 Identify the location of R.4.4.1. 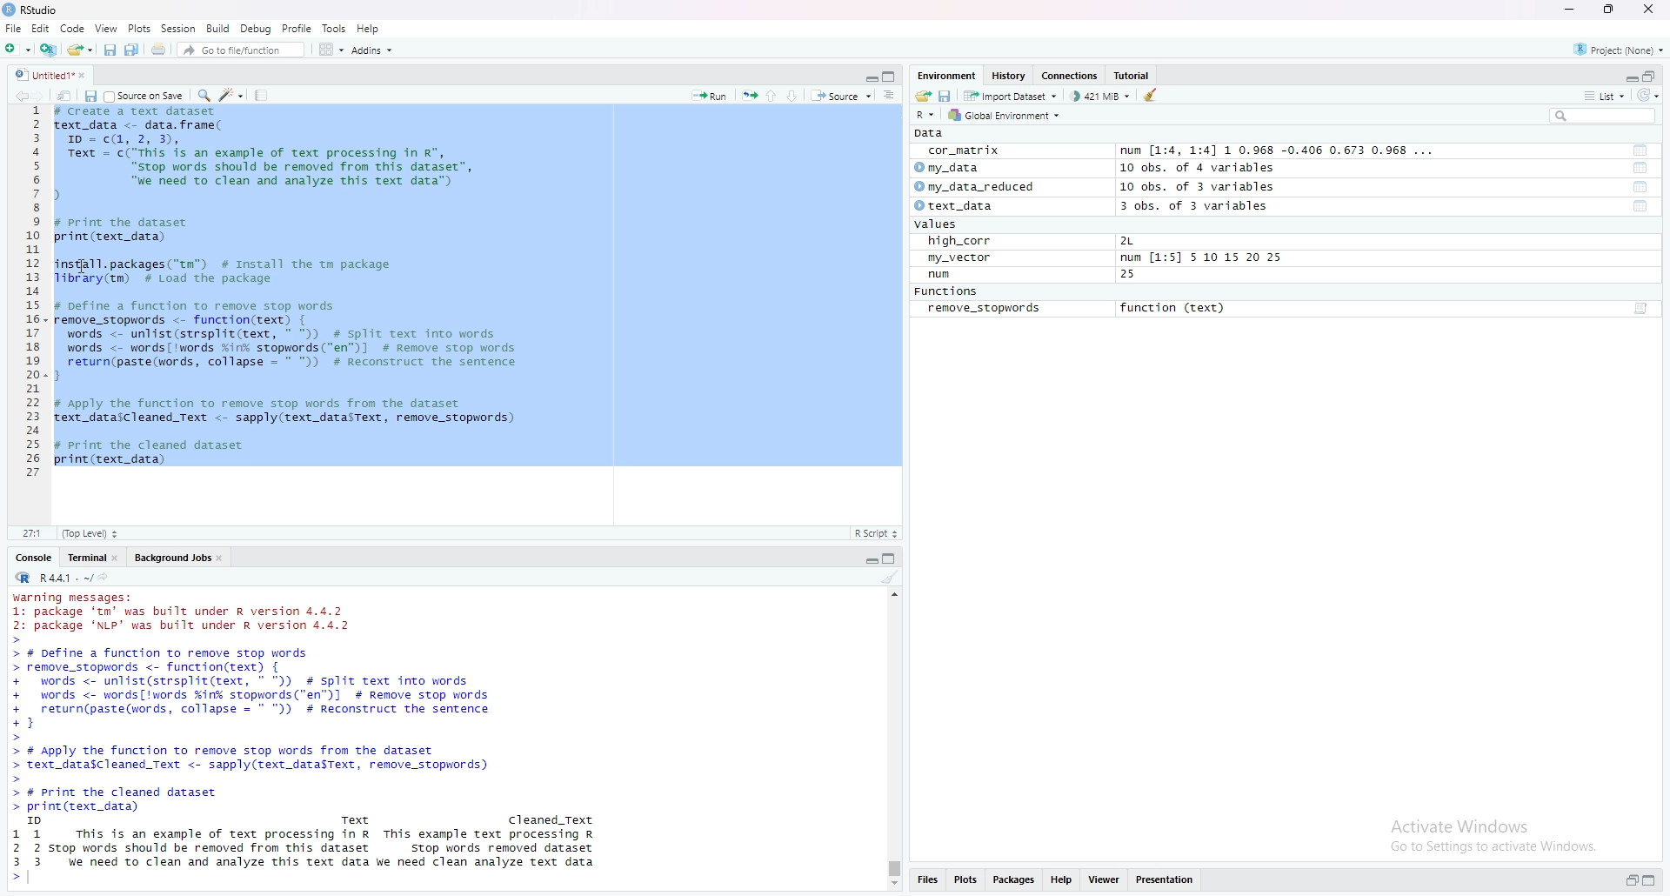
(53, 578).